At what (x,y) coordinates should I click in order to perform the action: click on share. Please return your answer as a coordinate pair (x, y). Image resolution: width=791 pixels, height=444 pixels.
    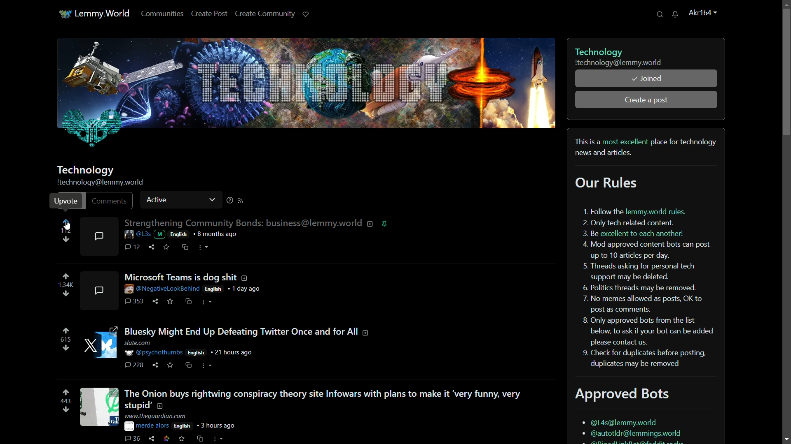
    Looking at the image, I should click on (157, 301).